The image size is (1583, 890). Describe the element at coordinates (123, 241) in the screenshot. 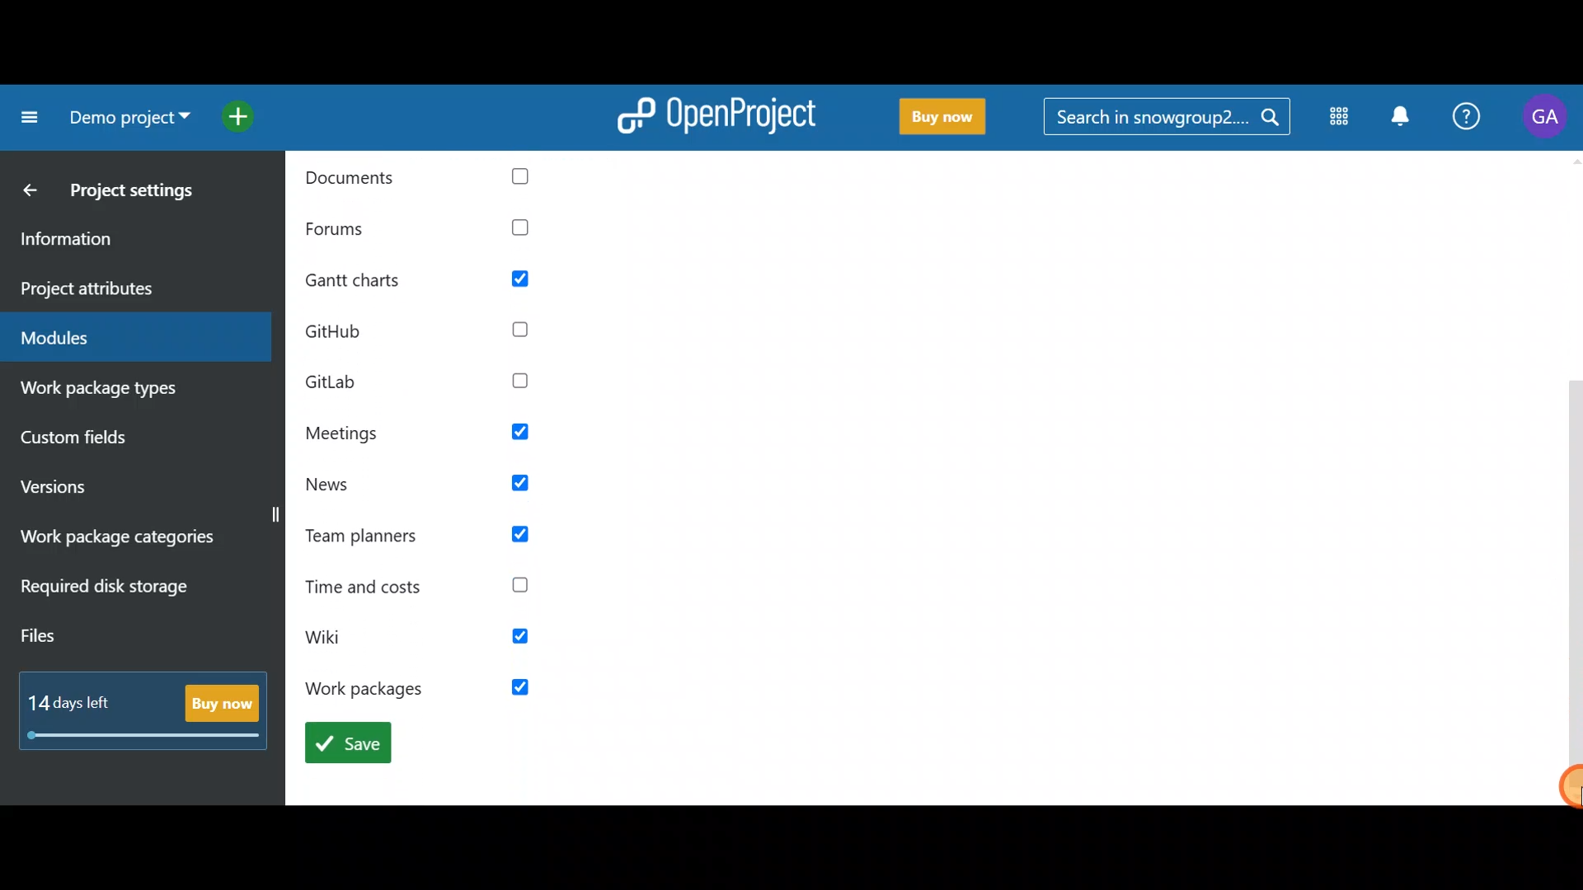

I see `Information` at that location.